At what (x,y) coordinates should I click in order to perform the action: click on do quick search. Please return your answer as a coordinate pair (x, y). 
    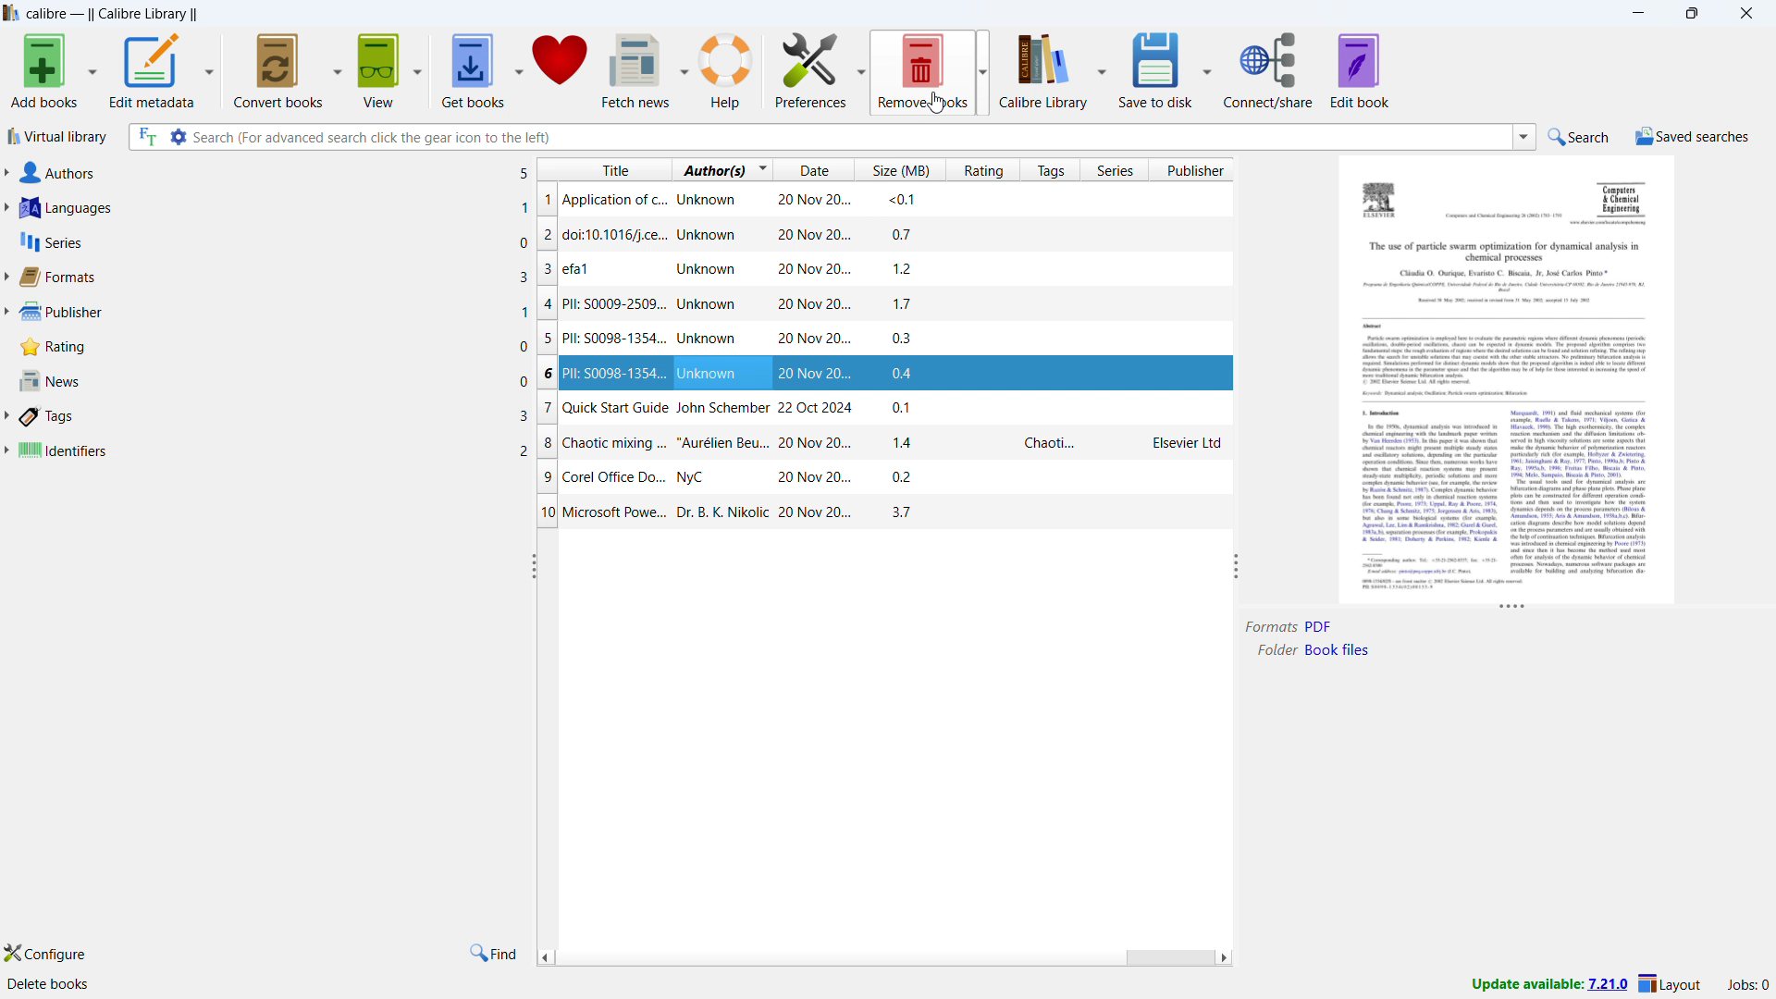
    Looking at the image, I should click on (1581, 136).